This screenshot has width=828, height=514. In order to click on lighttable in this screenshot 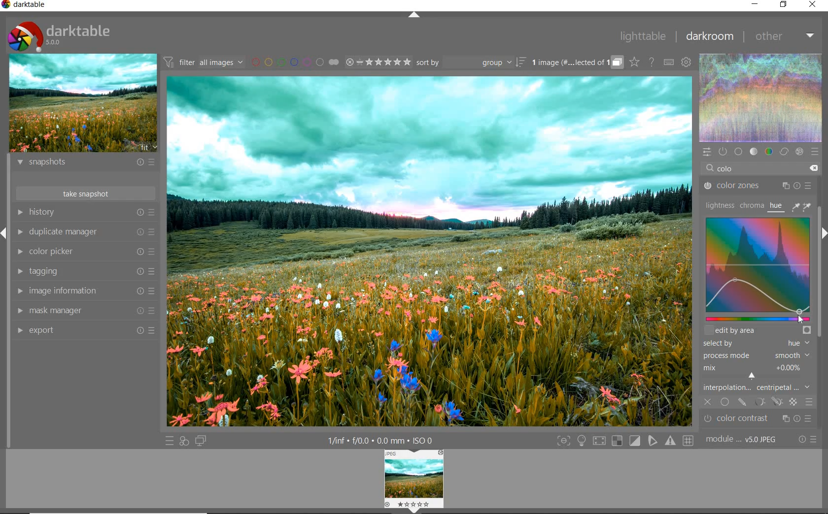, I will do `click(643, 36)`.